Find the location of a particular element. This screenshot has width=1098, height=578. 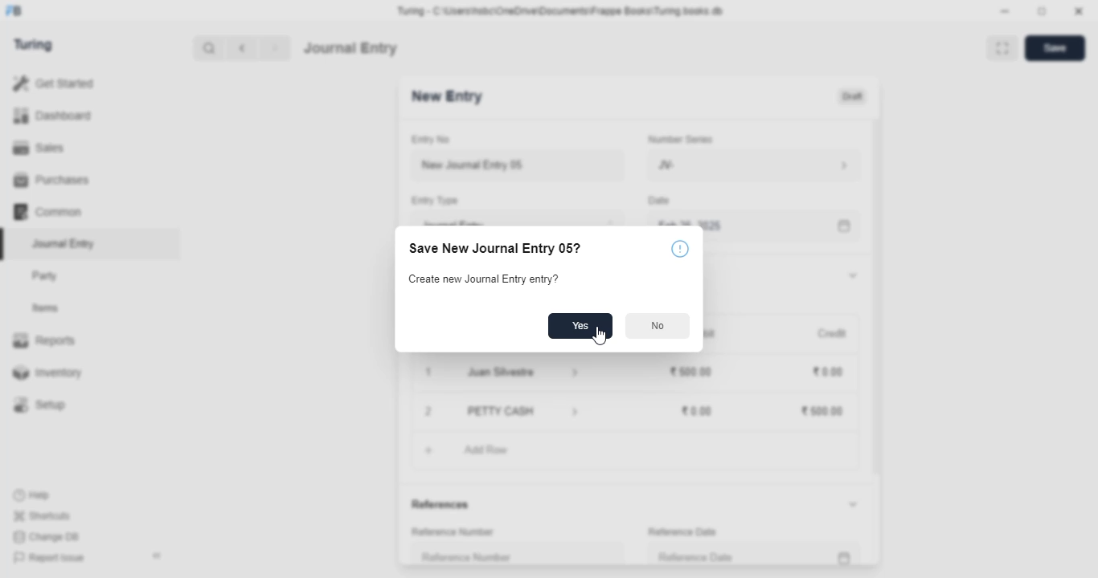

add row is located at coordinates (486, 450).